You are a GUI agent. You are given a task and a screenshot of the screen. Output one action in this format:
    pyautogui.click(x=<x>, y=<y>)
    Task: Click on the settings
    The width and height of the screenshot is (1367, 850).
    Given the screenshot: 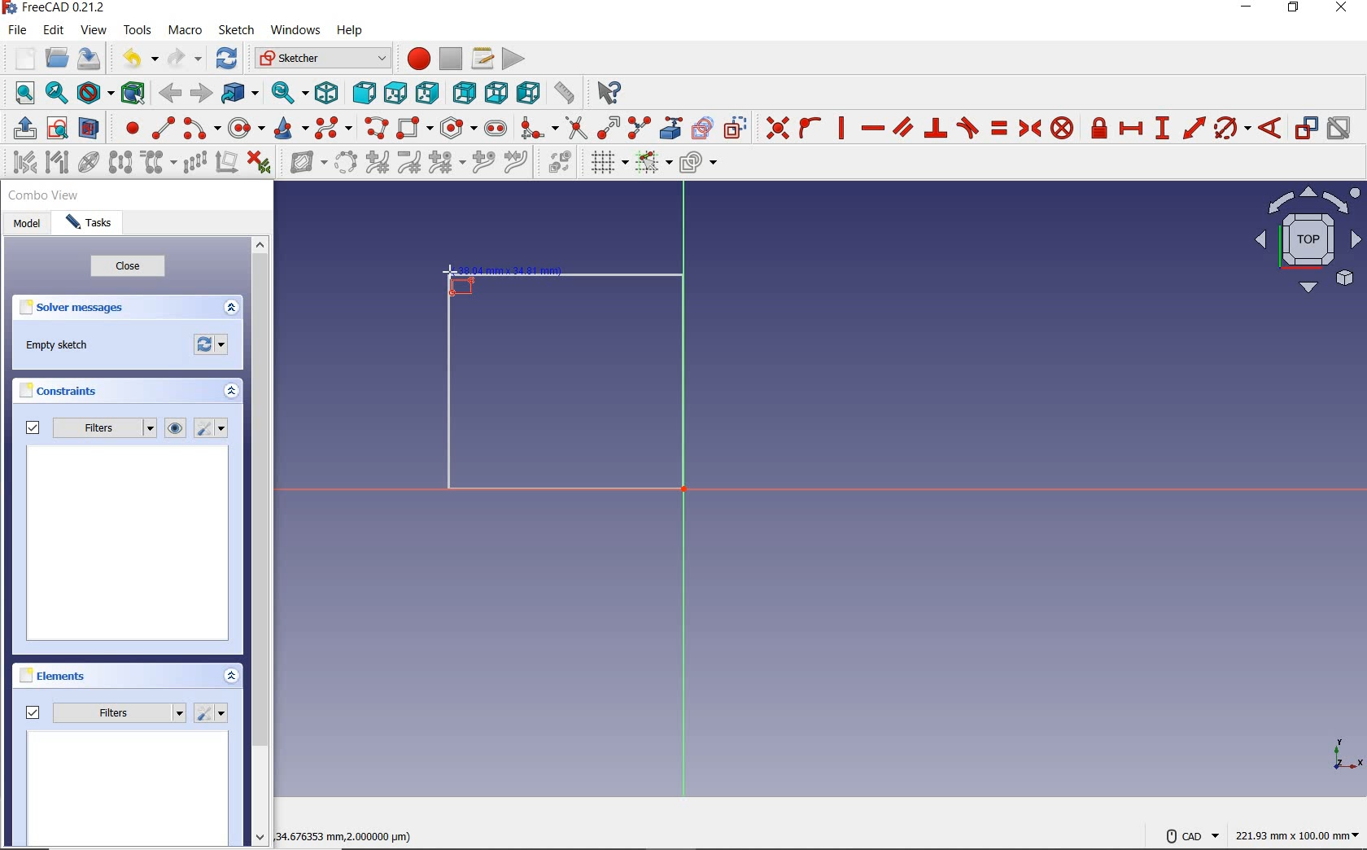 What is the action you would take?
    pyautogui.click(x=212, y=713)
    